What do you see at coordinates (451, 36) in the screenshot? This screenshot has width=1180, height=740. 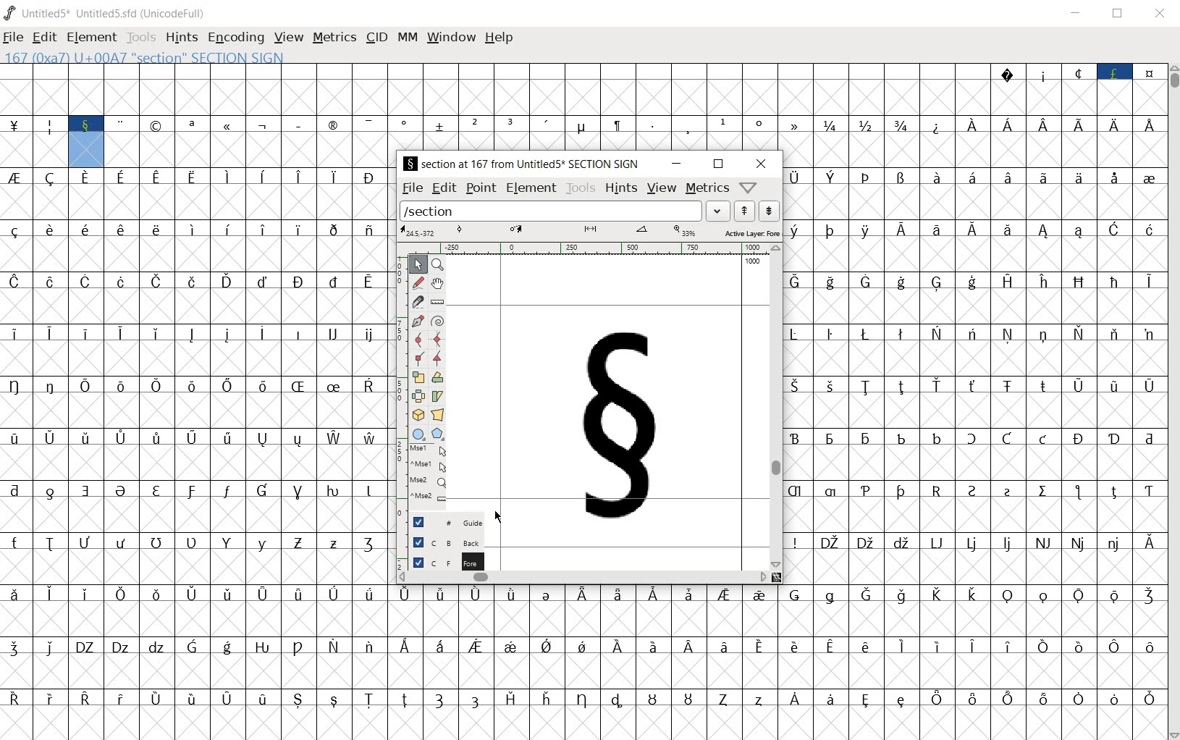 I see `window` at bounding box center [451, 36].